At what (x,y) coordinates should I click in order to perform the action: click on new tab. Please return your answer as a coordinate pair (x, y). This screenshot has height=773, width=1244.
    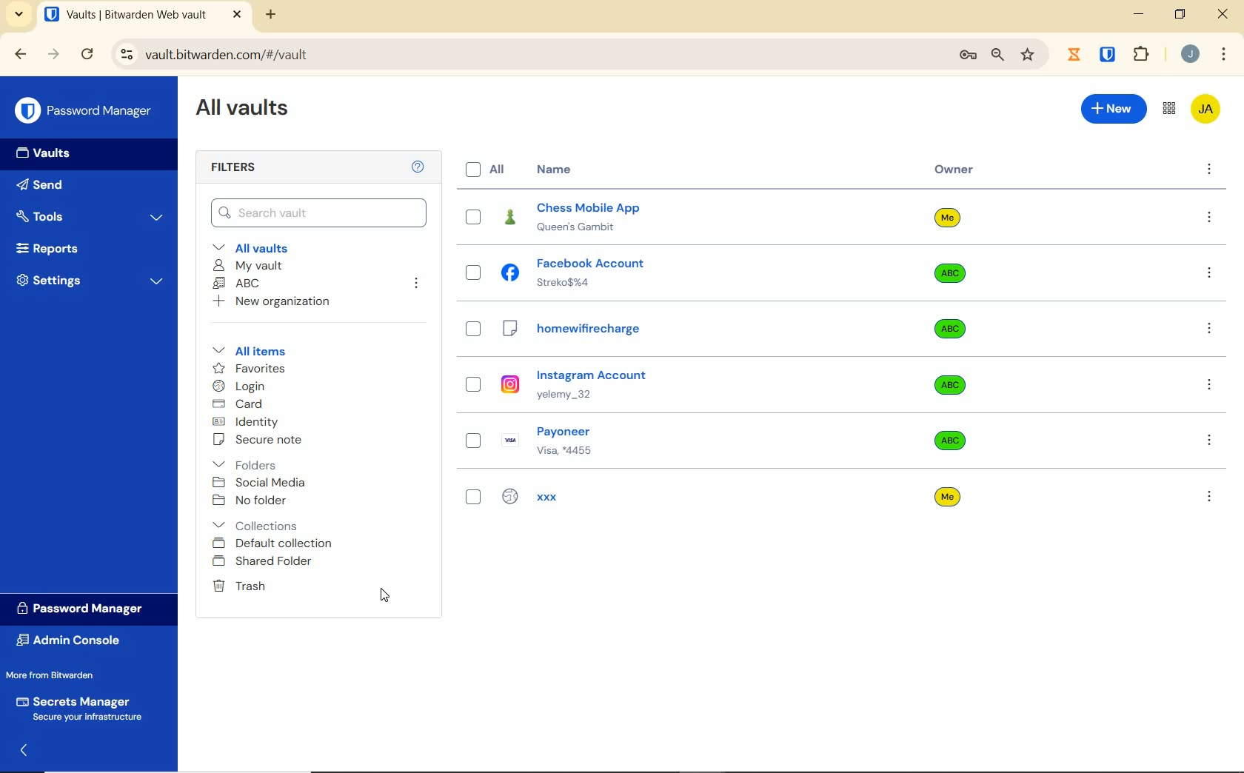
    Looking at the image, I should click on (271, 16).